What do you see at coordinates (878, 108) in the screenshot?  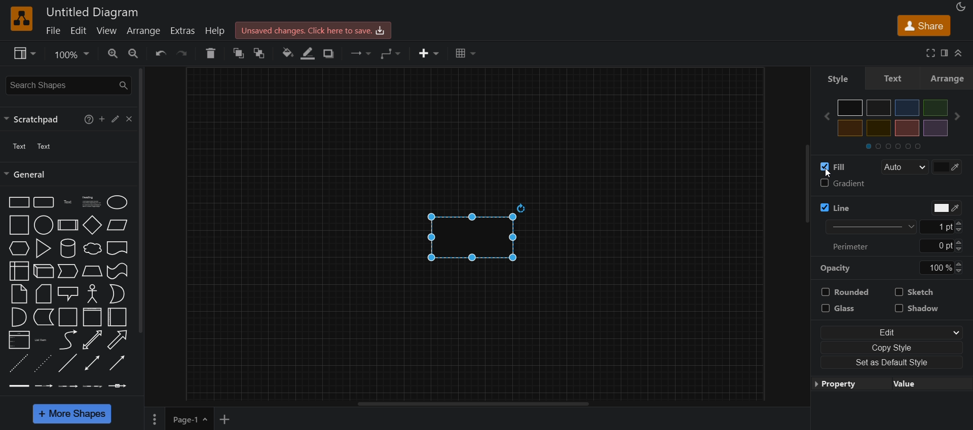 I see `ash` at bounding box center [878, 108].